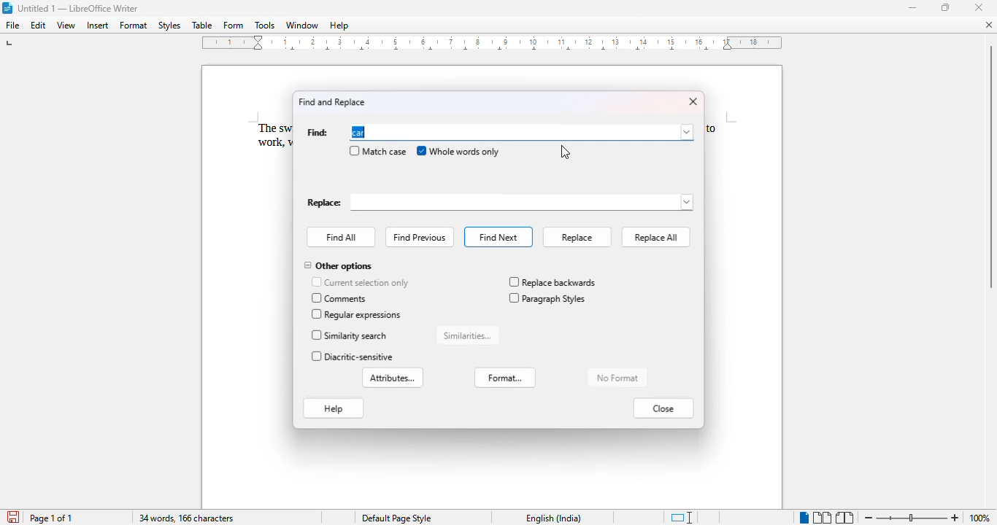  I want to click on close, so click(663, 408).